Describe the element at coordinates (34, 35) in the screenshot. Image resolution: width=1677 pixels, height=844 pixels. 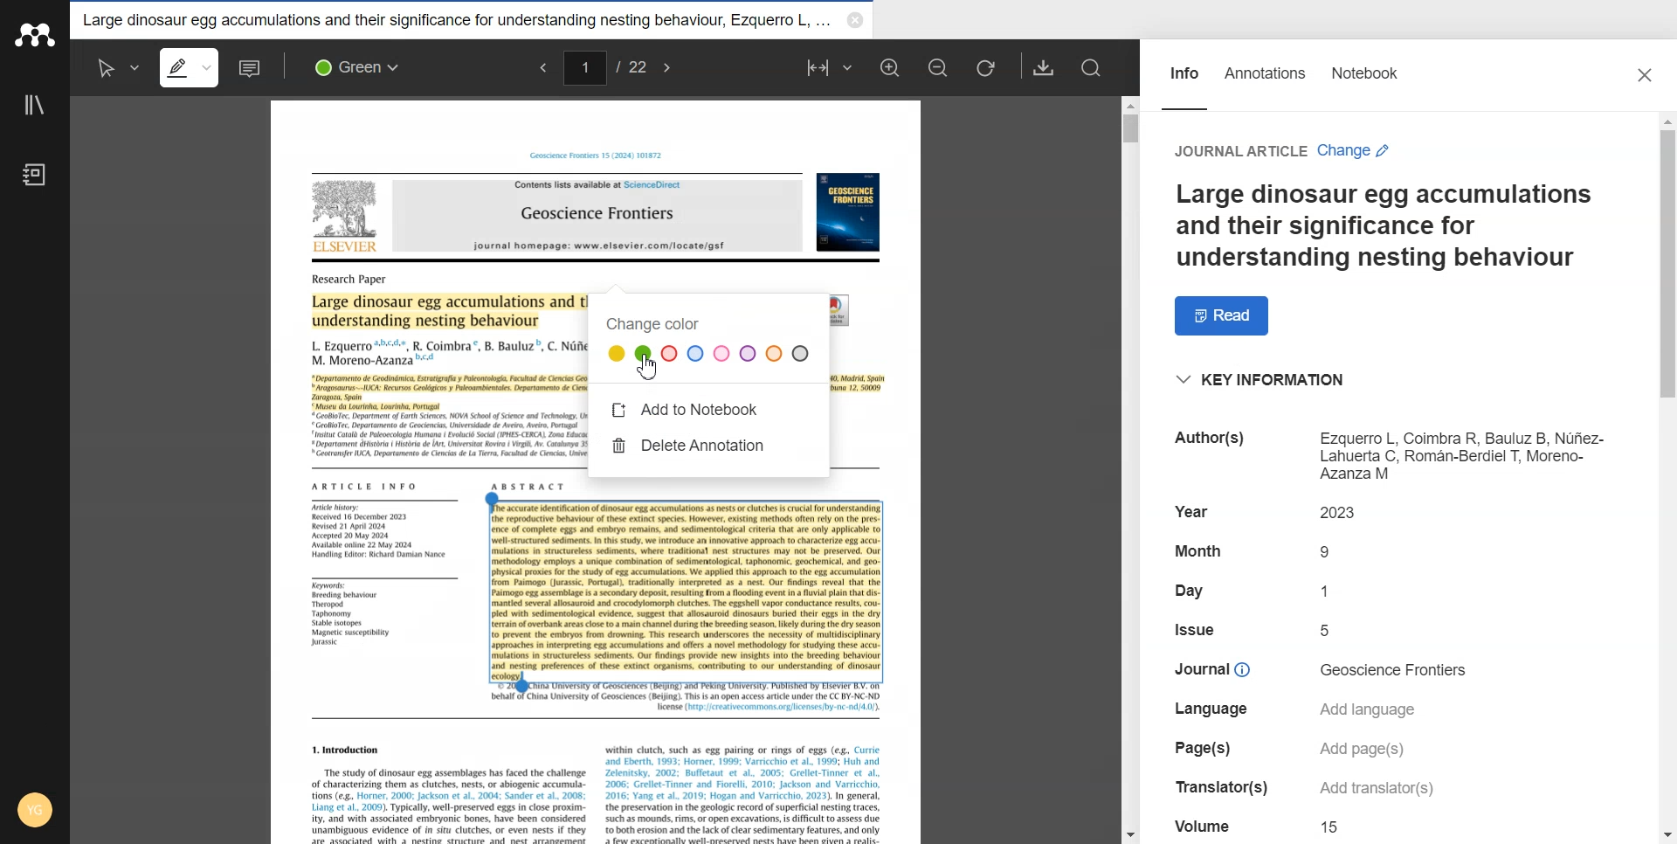
I see `Logo` at that location.